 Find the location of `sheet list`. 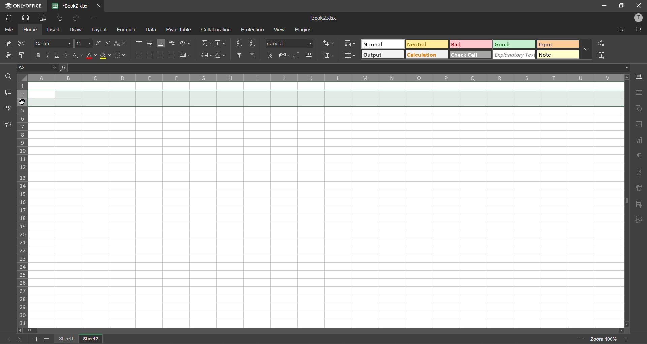

sheet list is located at coordinates (48, 339).